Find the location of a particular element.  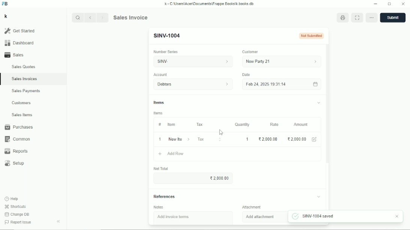

Submit is located at coordinates (393, 18).